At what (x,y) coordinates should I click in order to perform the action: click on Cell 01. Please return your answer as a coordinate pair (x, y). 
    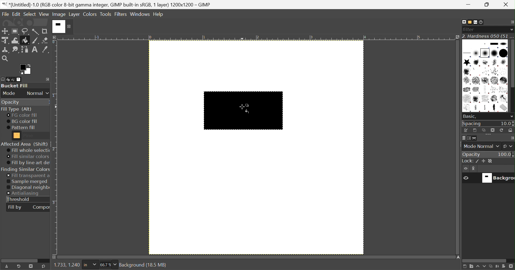
    Looking at the image, I should click on (467, 81).